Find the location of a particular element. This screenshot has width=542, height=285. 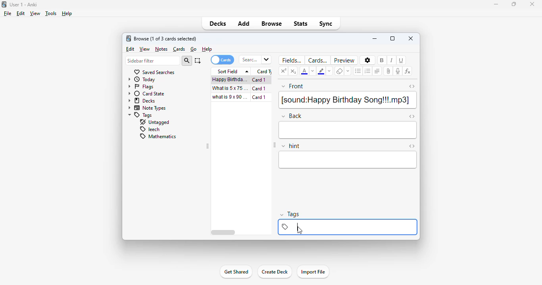

decks is located at coordinates (219, 24).